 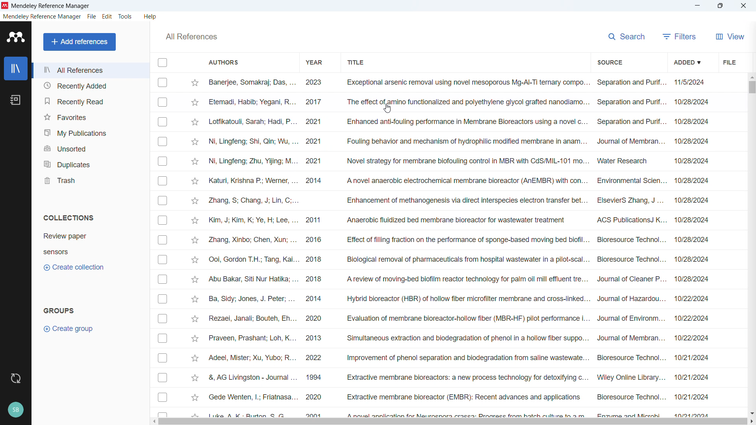 What do you see at coordinates (89, 132) in the screenshot?
I see `My publications ` at bounding box center [89, 132].